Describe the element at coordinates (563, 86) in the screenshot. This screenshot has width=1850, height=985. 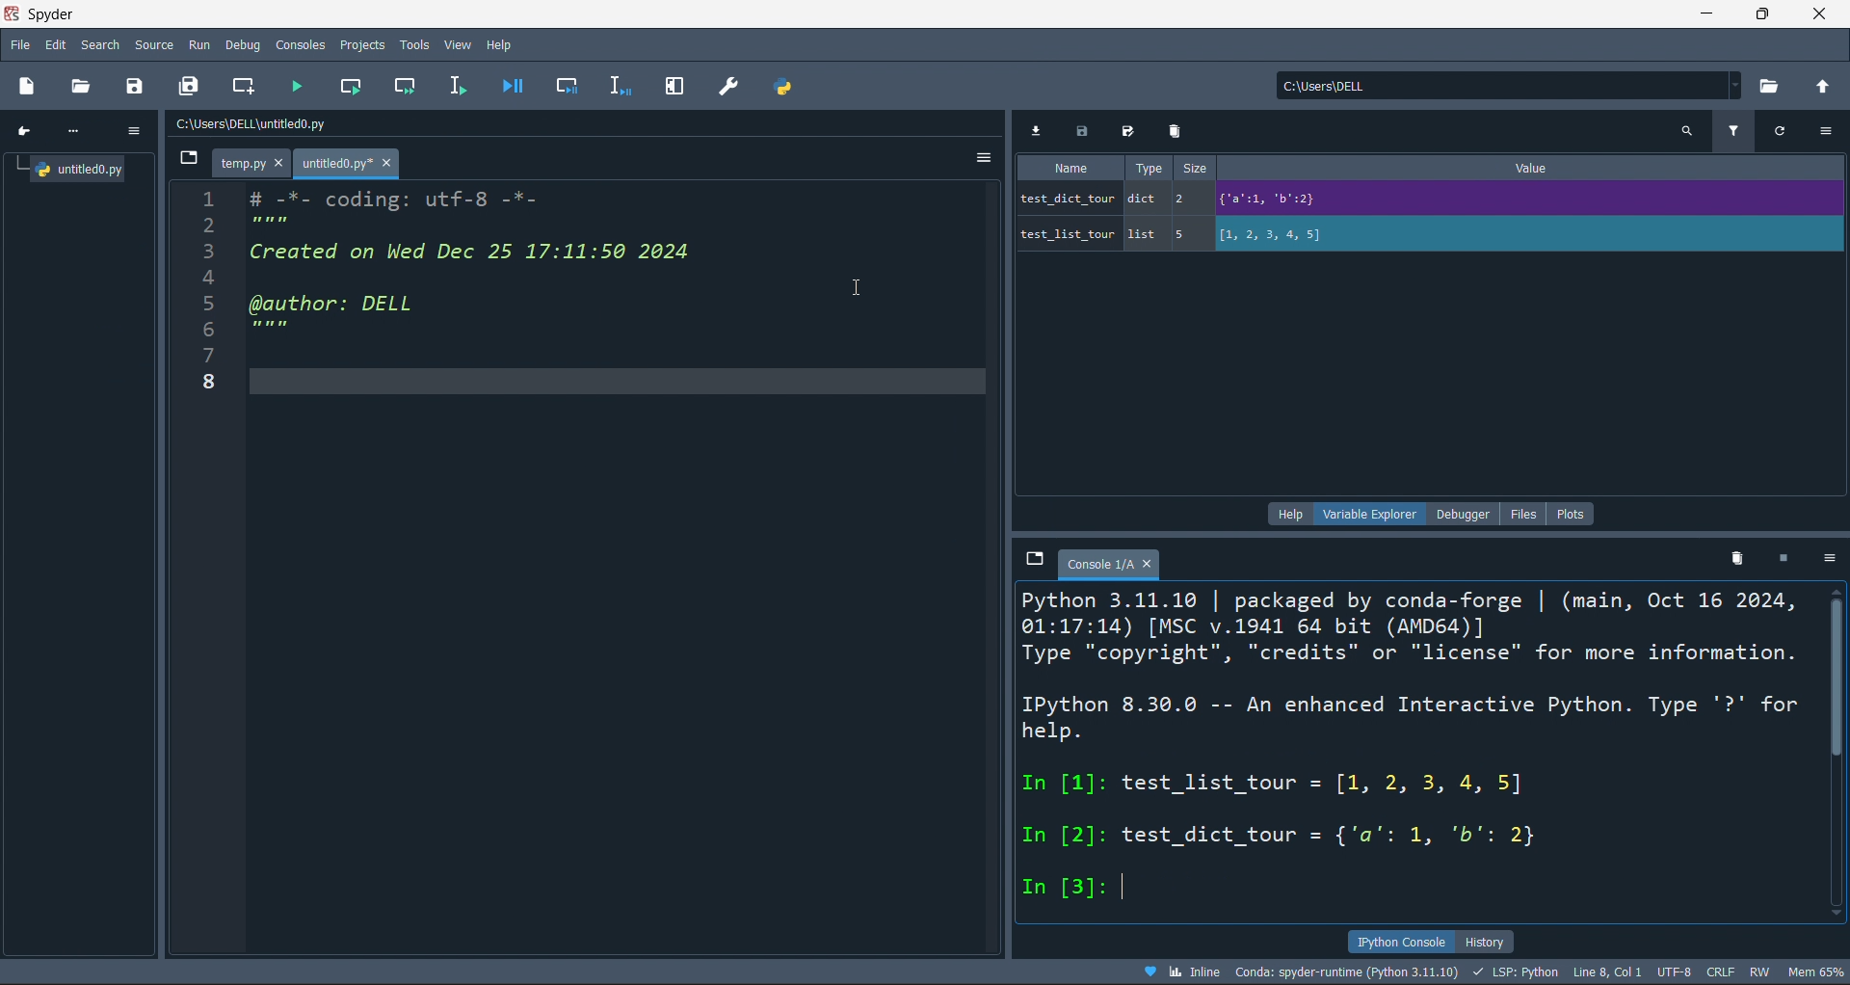
I see `debug cell` at that location.